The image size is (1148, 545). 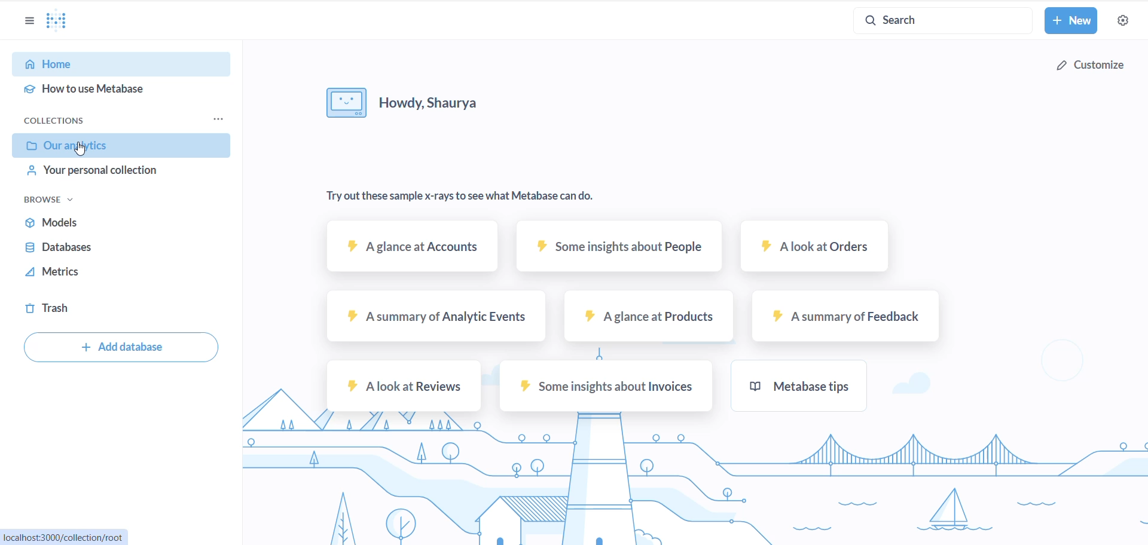 I want to click on A look at orders , so click(x=809, y=247).